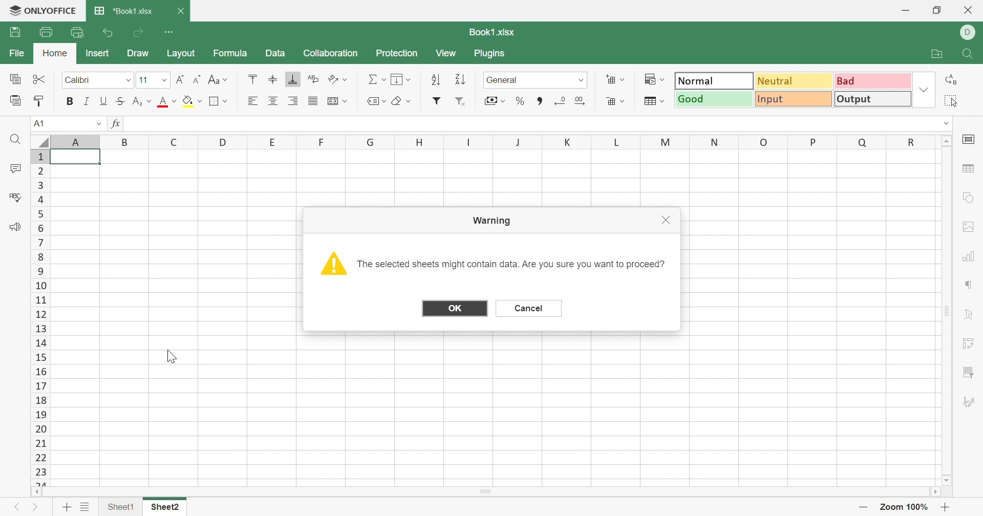 The height and width of the screenshot is (516, 983). What do you see at coordinates (903, 10) in the screenshot?
I see `Minimize` at bounding box center [903, 10].